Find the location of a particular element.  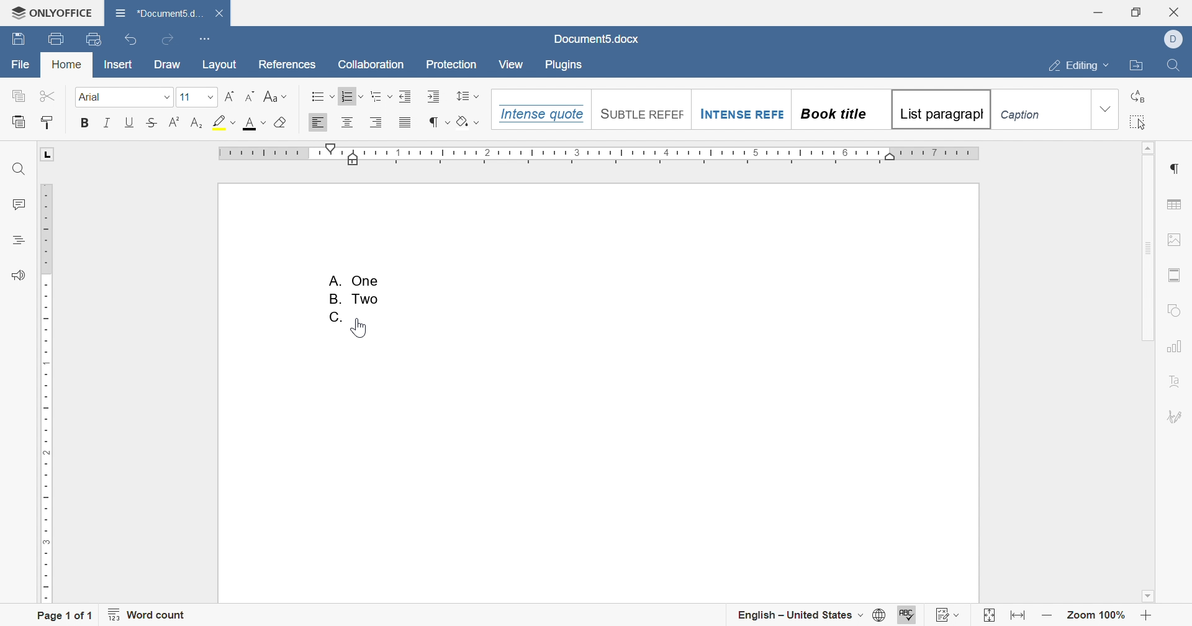

Strikethrough is located at coordinates (152, 121).